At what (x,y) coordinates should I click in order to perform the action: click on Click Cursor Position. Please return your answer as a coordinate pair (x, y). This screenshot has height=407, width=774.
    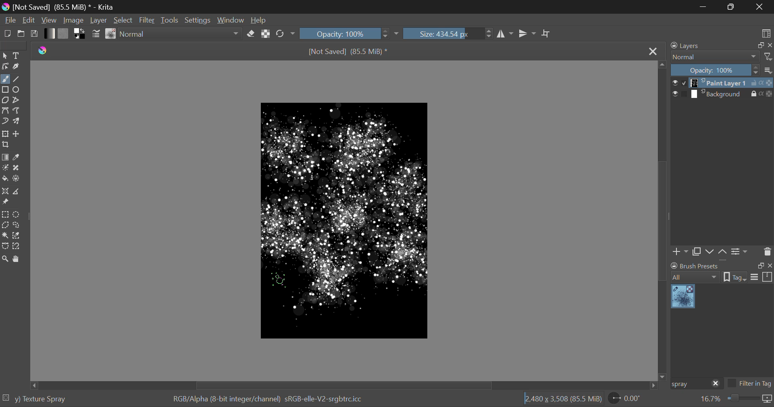
    Looking at the image, I should click on (279, 279).